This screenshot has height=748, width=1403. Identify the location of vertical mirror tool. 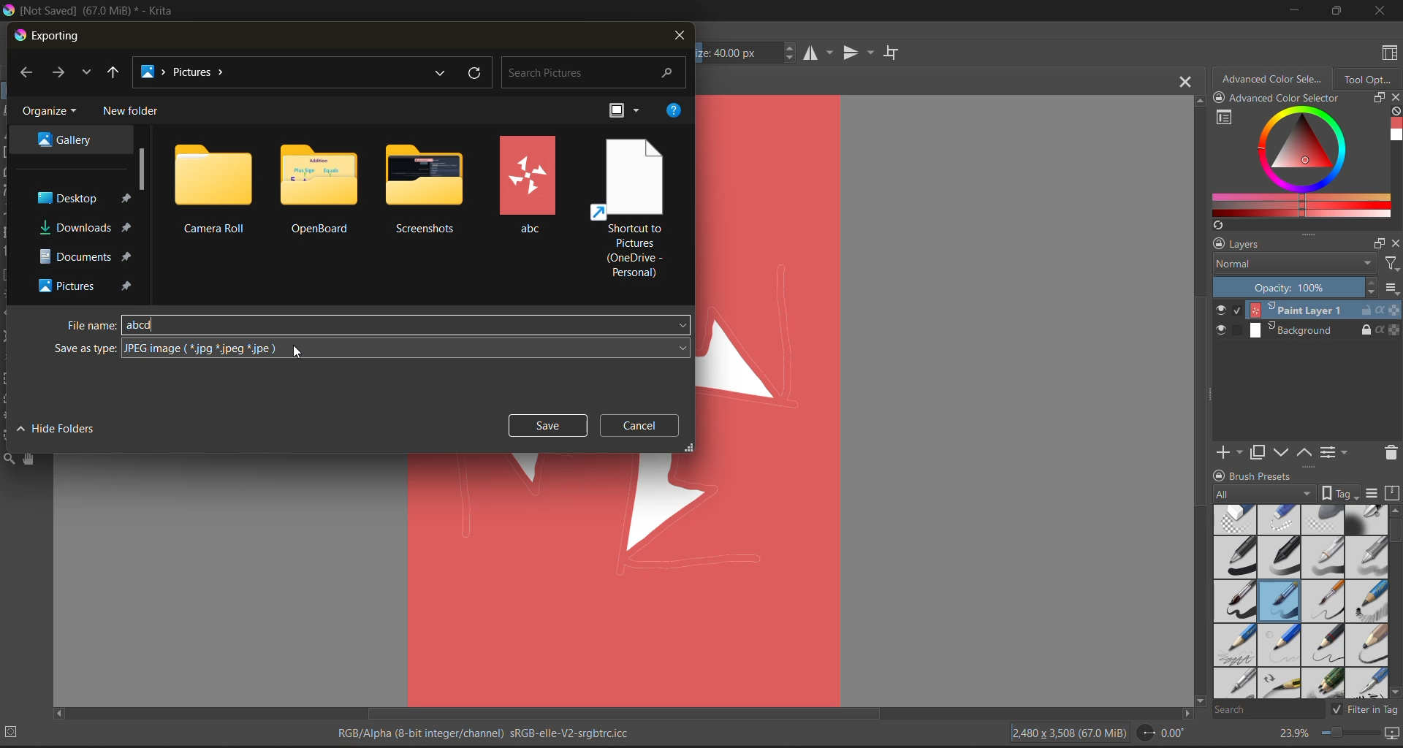
(859, 53).